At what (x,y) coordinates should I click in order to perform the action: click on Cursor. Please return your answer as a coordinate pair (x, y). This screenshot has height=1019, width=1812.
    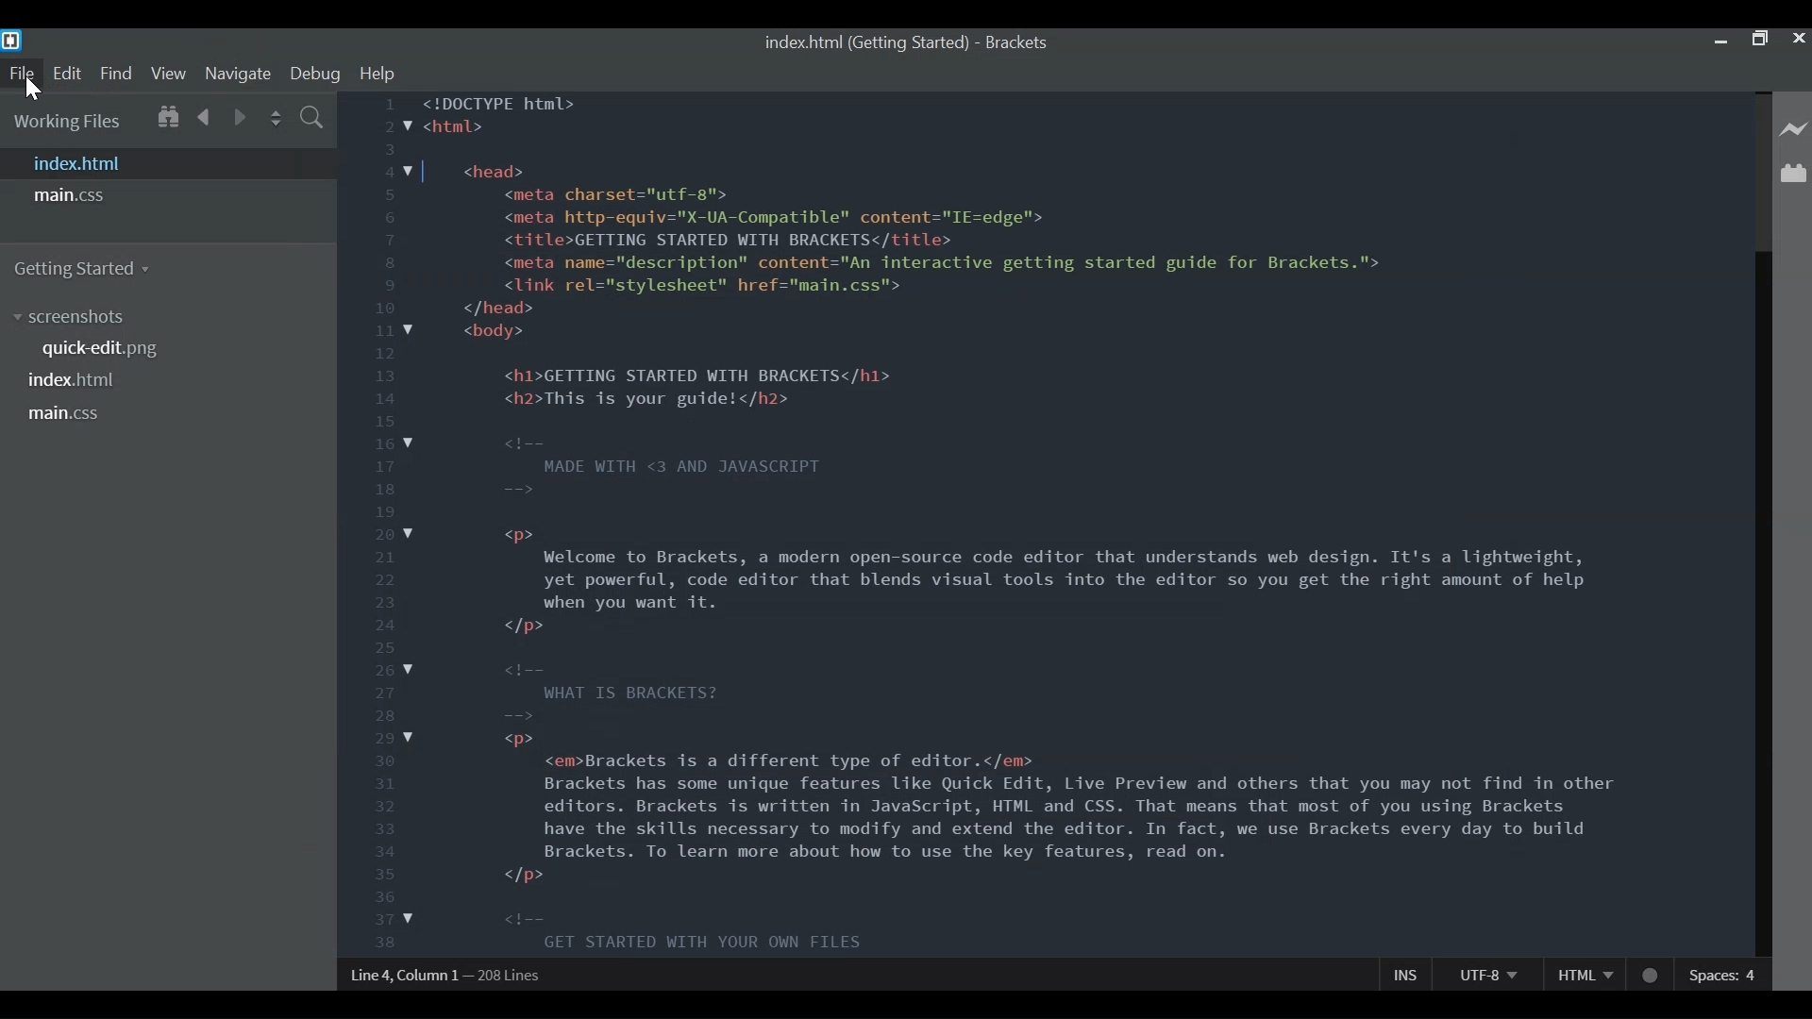
    Looking at the image, I should click on (33, 91).